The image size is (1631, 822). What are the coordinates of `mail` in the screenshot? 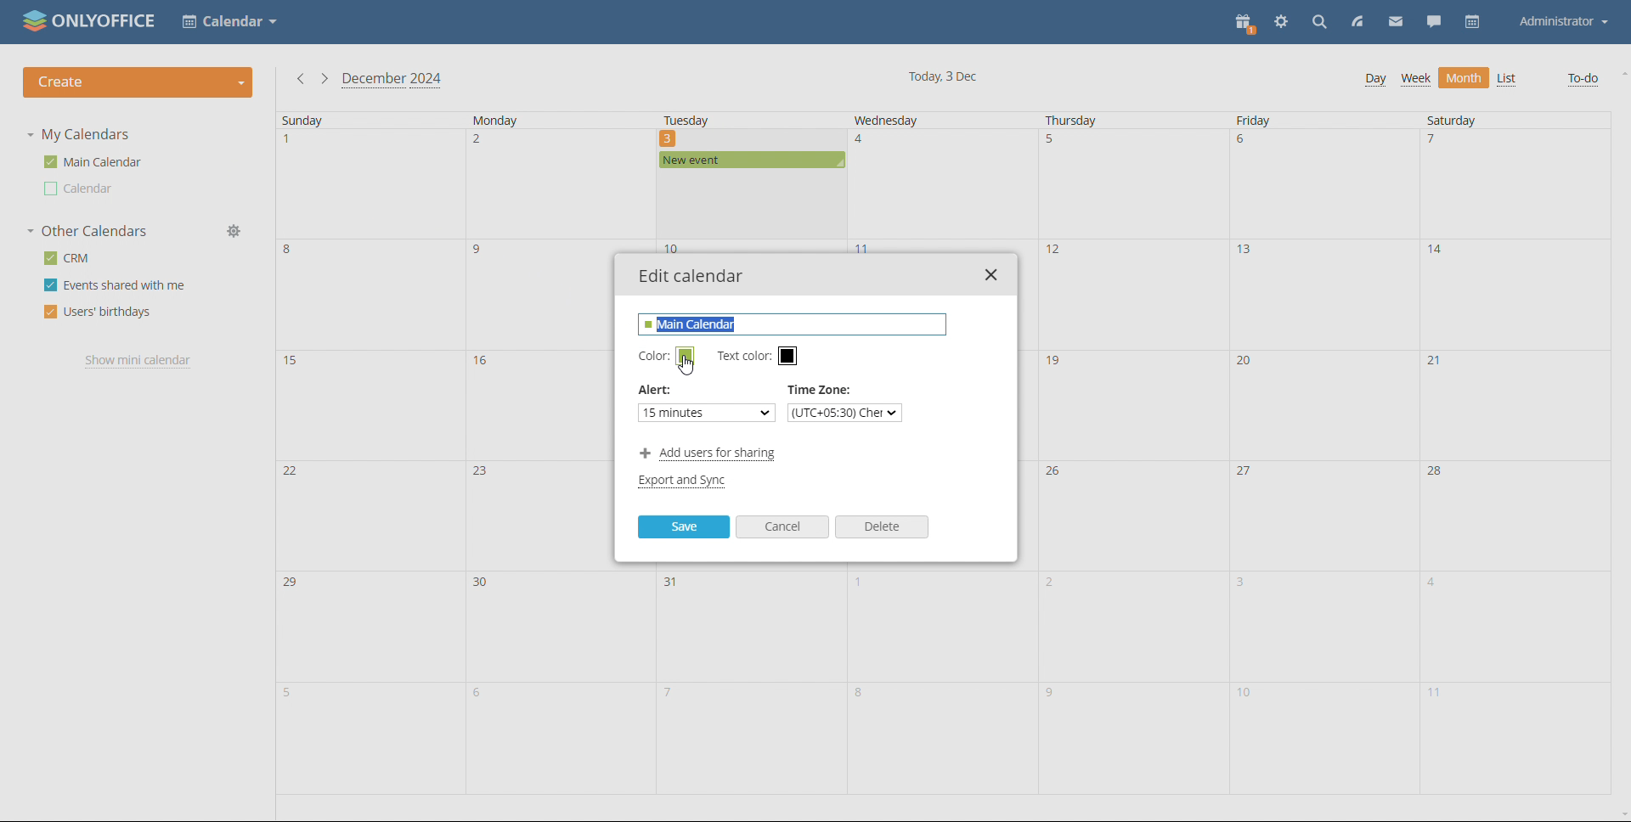 It's located at (1396, 23).